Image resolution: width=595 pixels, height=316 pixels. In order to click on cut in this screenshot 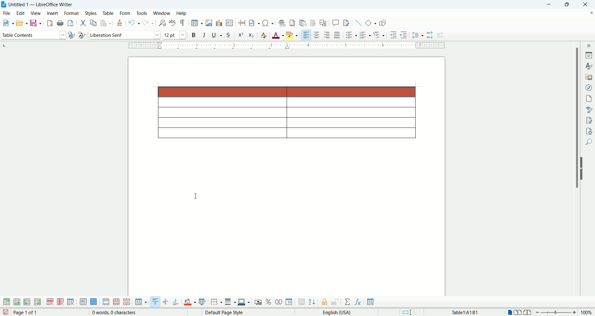, I will do `click(83, 24)`.